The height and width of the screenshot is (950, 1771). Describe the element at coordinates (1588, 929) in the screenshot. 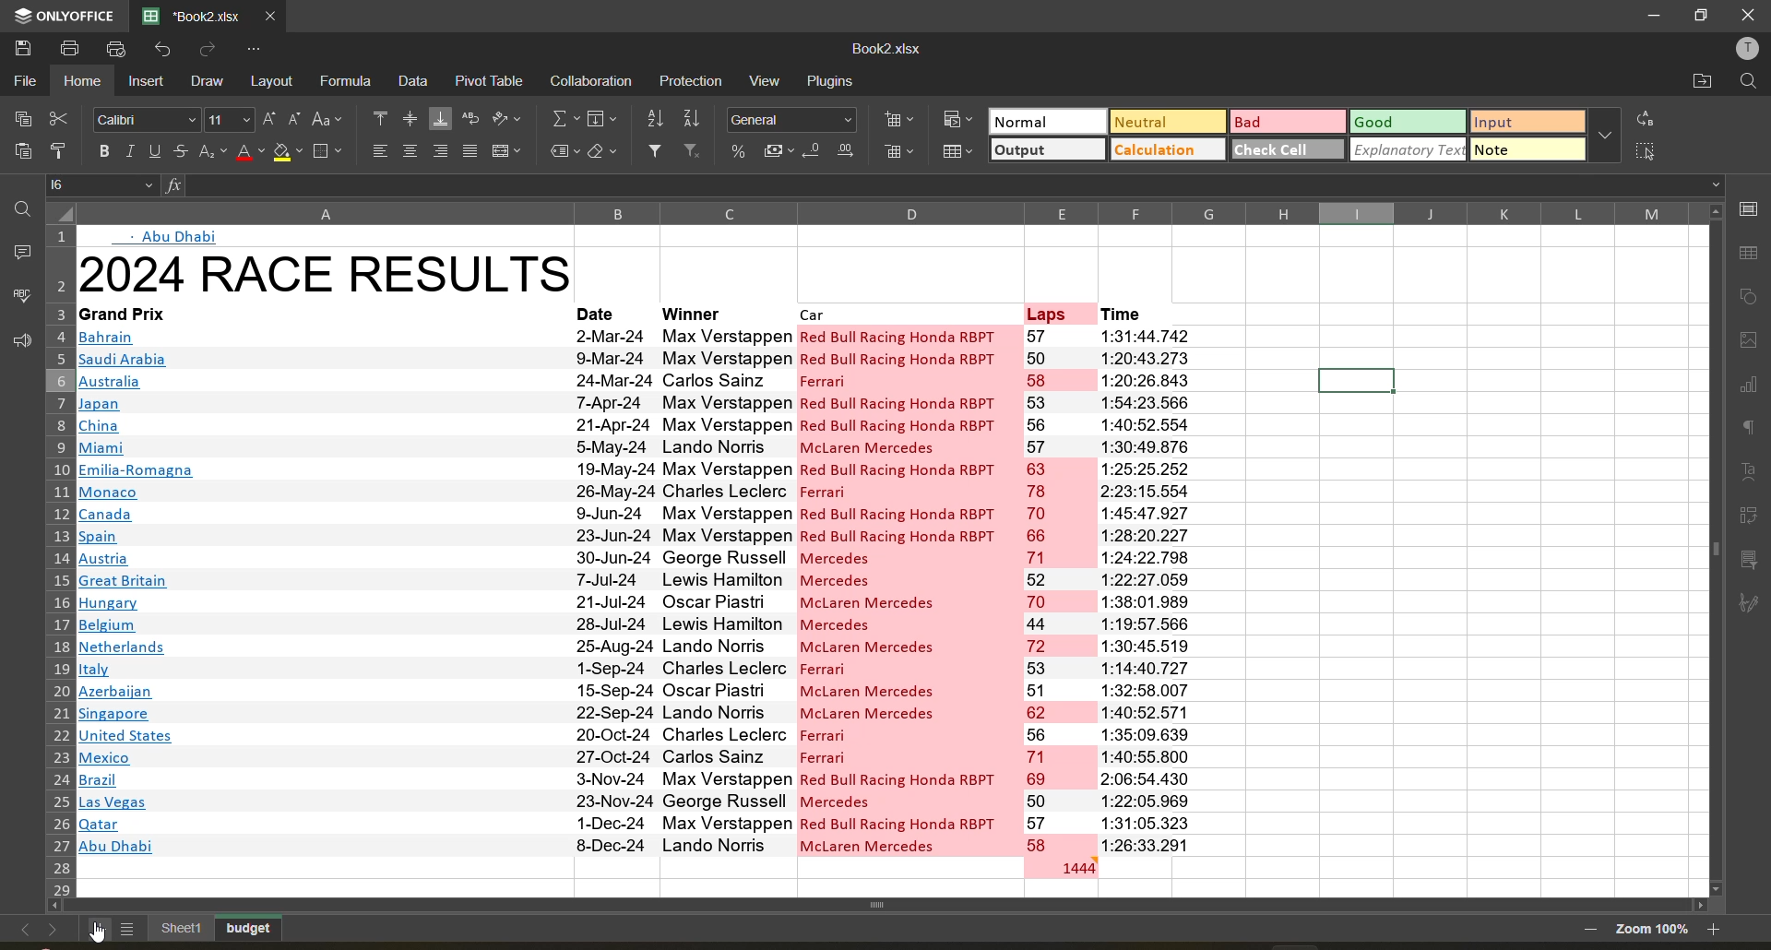

I see `zoom out` at that location.